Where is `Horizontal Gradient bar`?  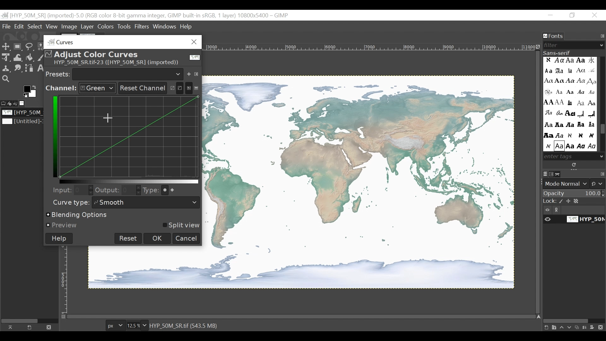 Horizontal Gradient bar is located at coordinates (129, 182).